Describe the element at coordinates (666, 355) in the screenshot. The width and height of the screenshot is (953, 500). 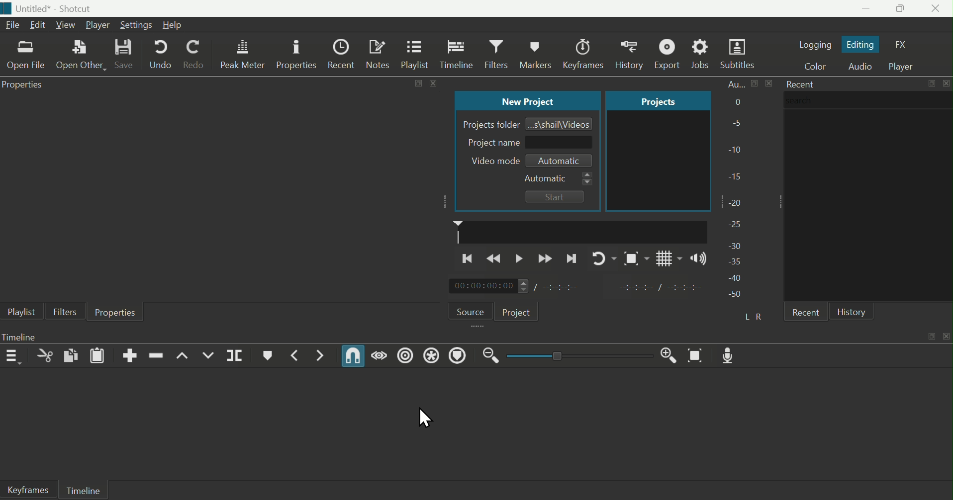
I see `Zoom Timeline In` at that location.